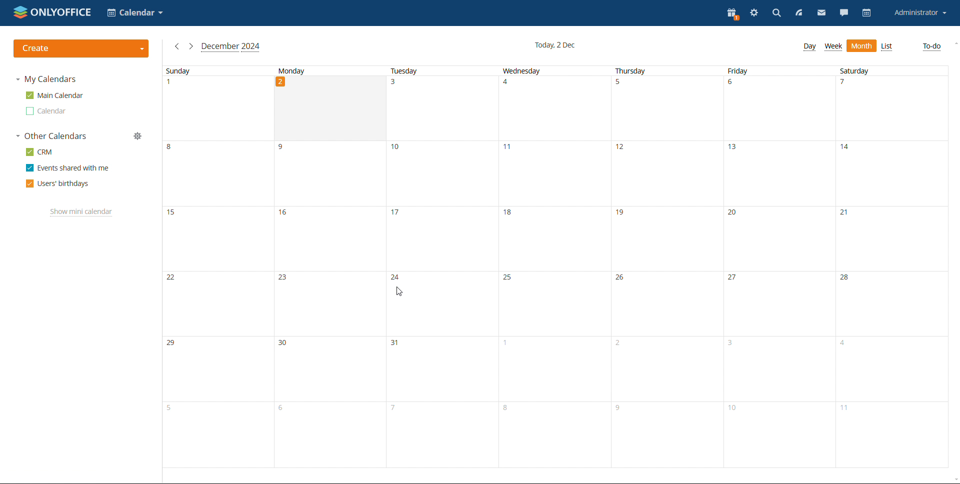  I want to click on Administrator, so click(920, 13).